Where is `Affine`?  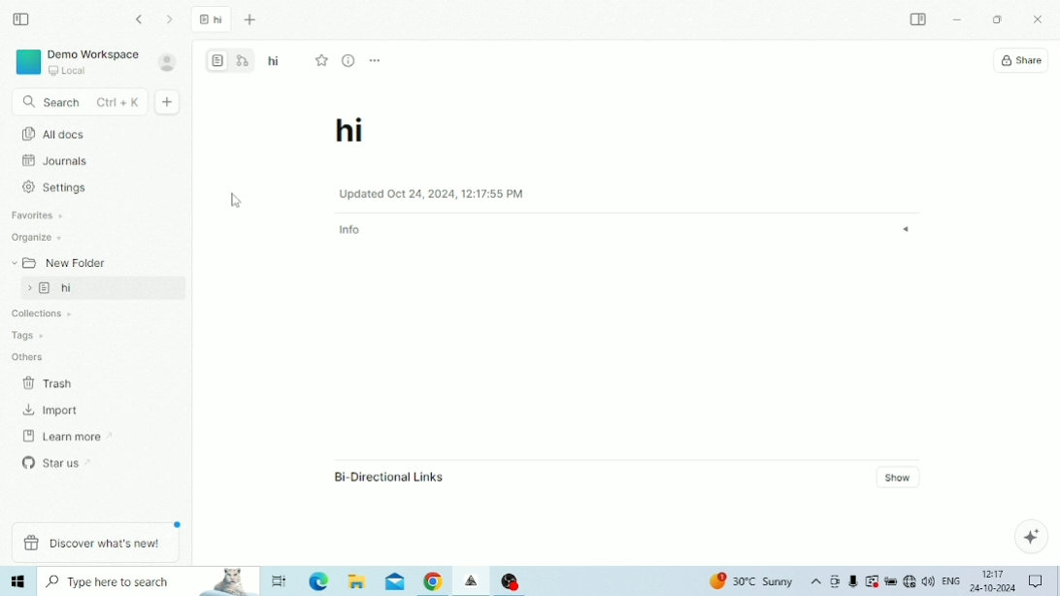
Affine is located at coordinates (473, 581).